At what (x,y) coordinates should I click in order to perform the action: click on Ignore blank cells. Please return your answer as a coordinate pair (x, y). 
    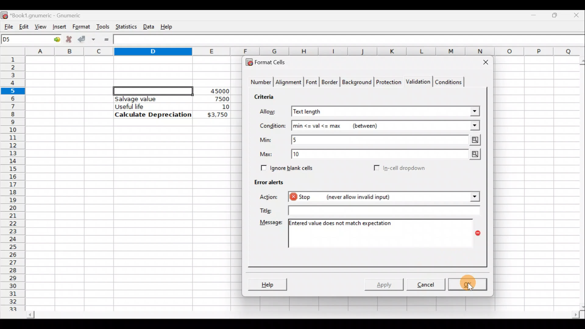
    Looking at the image, I should click on (286, 167).